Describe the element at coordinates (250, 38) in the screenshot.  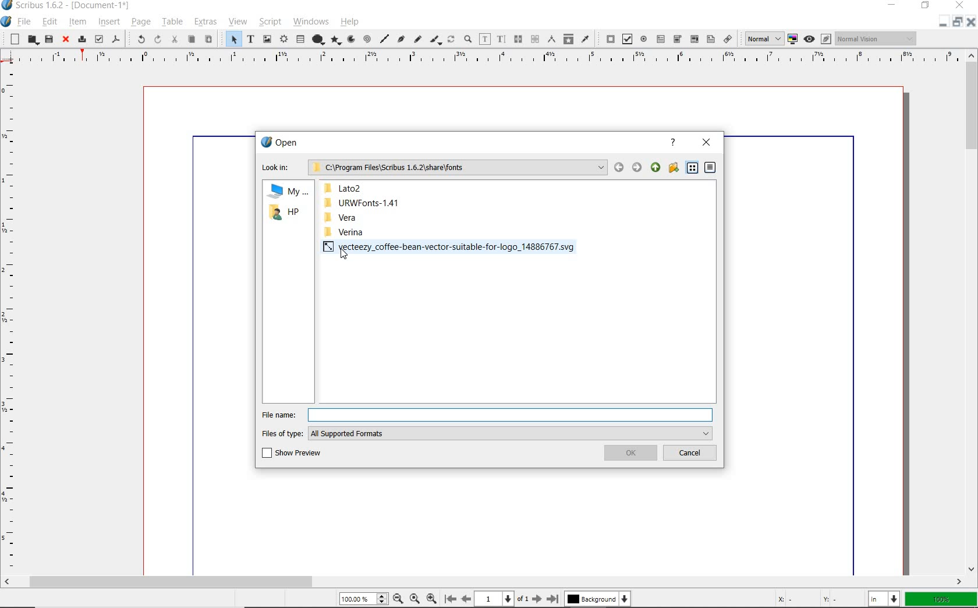
I see `text frame` at that location.